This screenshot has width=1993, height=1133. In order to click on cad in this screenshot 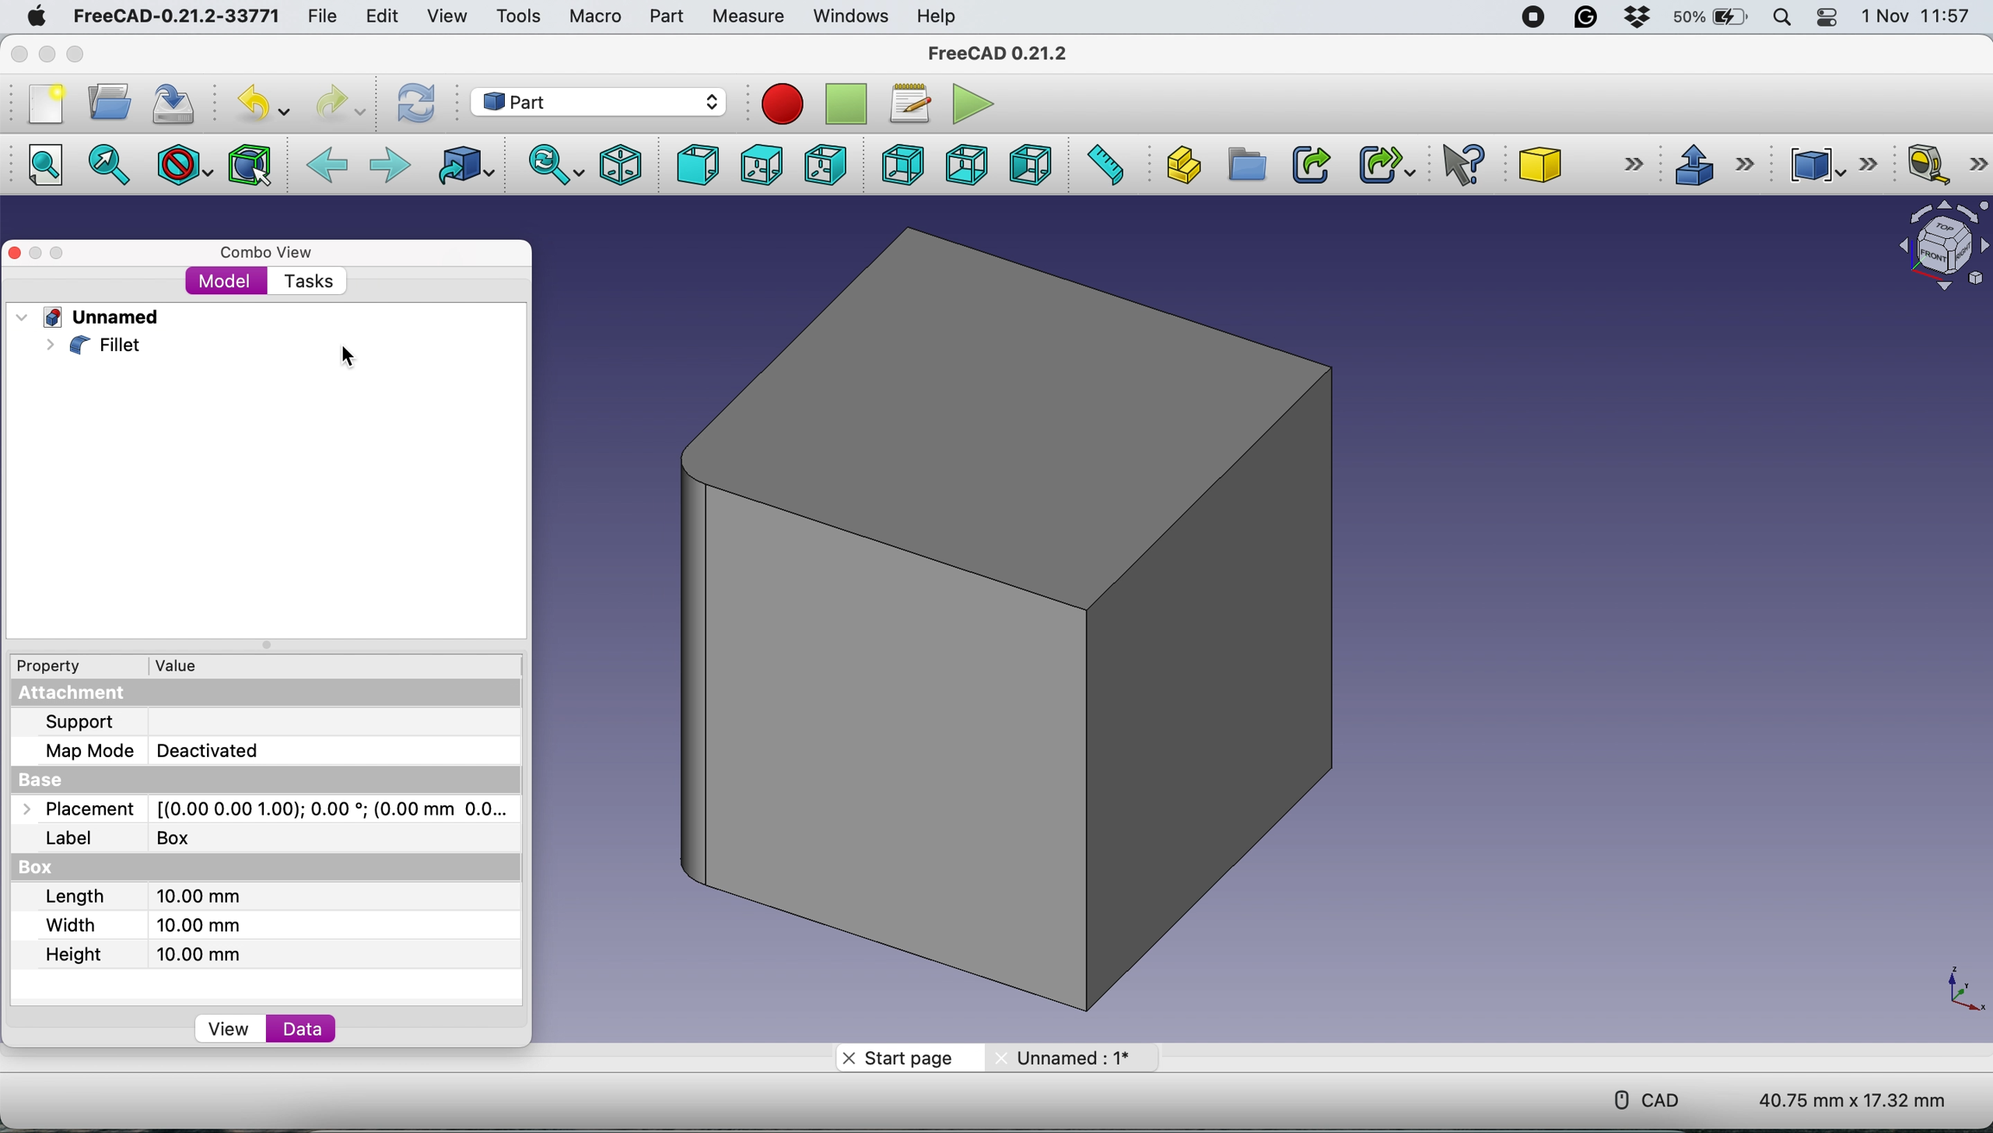, I will do `click(1636, 1098)`.